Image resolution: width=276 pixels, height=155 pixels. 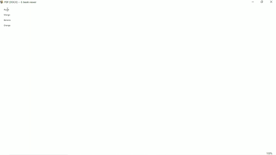 What do you see at coordinates (8, 10) in the screenshot?
I see `text cursor` at bounding box center [8, 10].